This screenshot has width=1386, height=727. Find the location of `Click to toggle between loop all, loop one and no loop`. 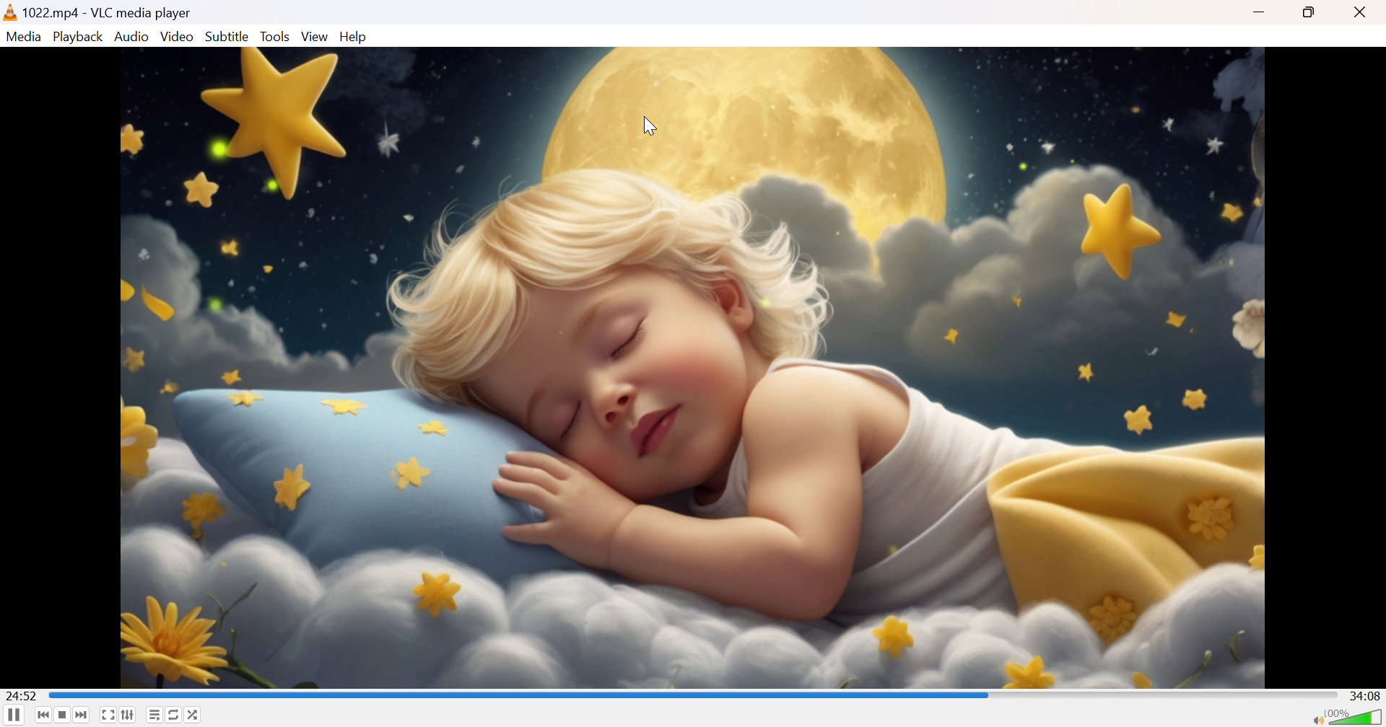

Click to toggle between loop all, loop one and no loop is located at coordinates (174, 715).